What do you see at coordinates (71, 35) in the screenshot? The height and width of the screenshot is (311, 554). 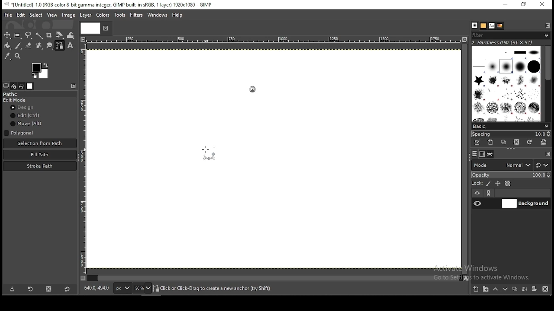 I see `warp transform` at bounding box center [71, 35].